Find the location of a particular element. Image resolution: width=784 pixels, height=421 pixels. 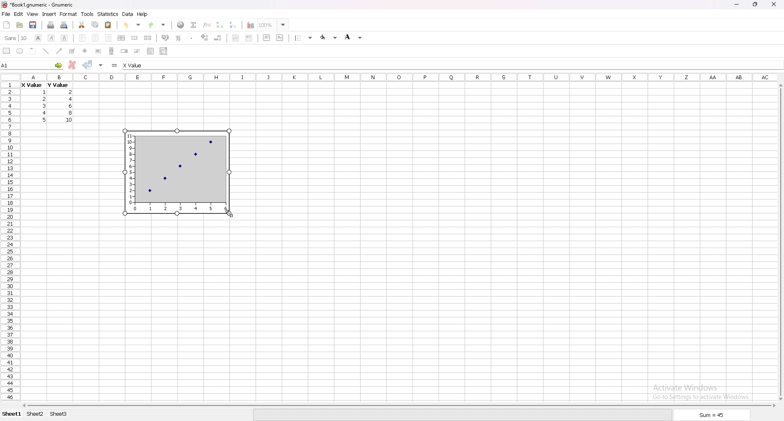

font is located at coordinates (16, 38).